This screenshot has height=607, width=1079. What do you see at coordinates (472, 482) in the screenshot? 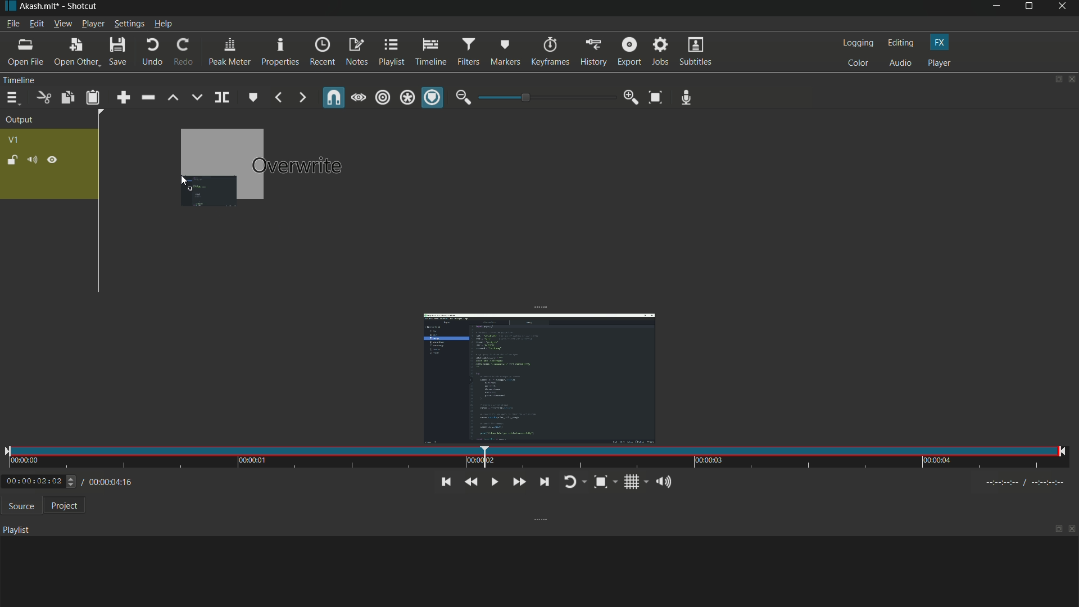
I see `quickly play backward` at bounding box center [472, 482].